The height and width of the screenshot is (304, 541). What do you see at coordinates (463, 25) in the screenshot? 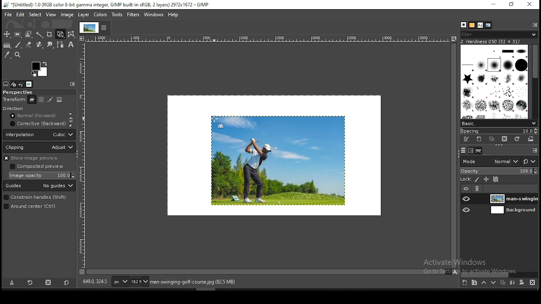
I see `brushes` at bounding box center [463, 25].